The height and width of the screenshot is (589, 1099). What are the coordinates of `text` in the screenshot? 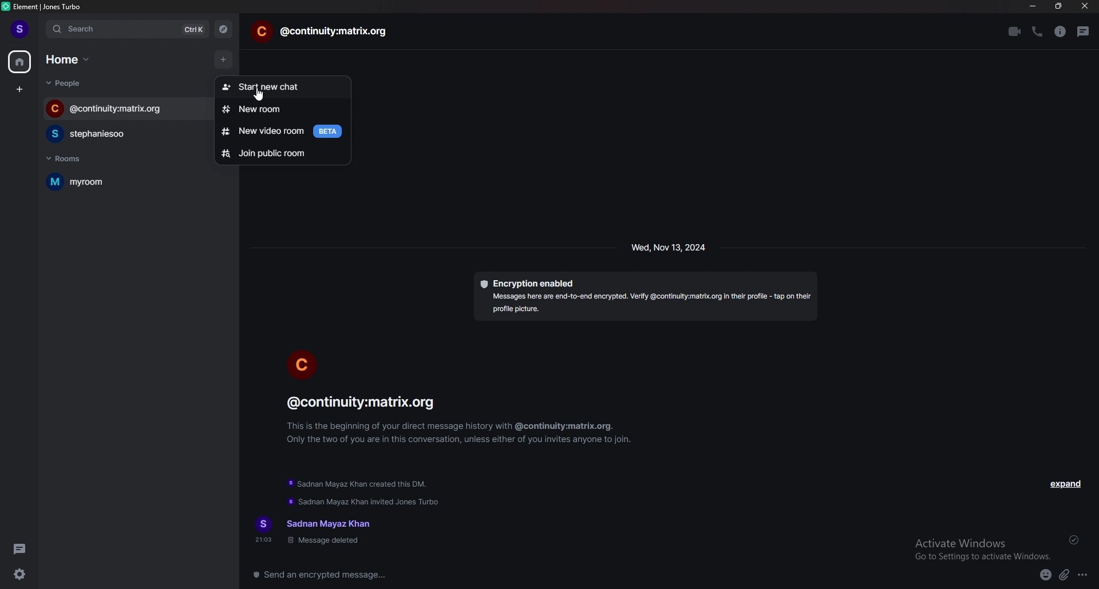 It's located at (316, 531).